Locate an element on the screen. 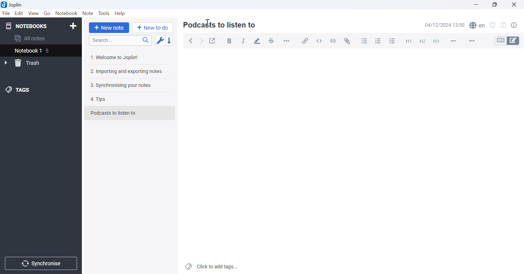 The width and height of the screenshot is (524, 274). View is located at coordinates (34, 13).